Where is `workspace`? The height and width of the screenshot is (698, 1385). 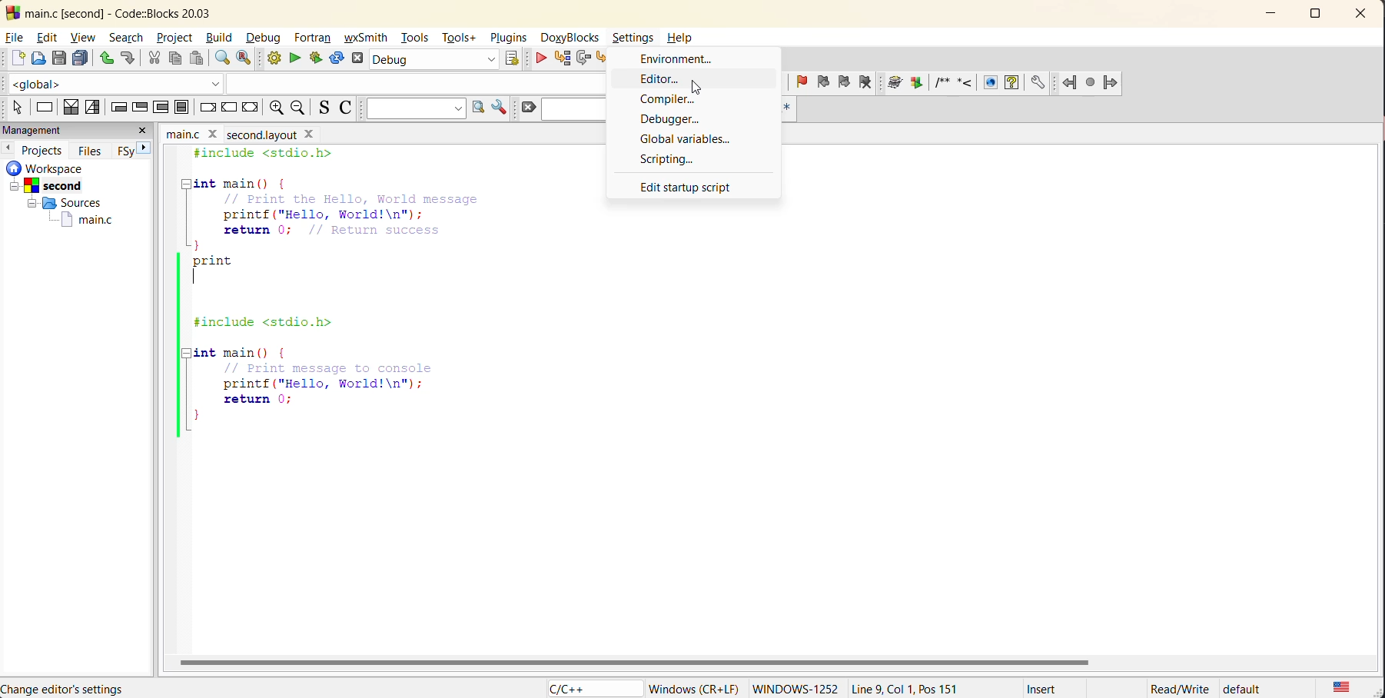
workspace is located at coordinates (69, 168).